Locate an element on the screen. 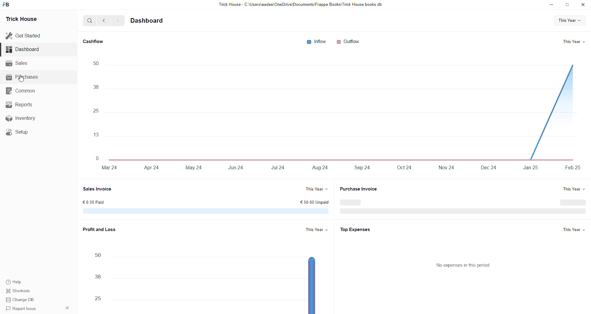 The image size is (591, 314). Jun 24 is located at coordinates (235, 167).